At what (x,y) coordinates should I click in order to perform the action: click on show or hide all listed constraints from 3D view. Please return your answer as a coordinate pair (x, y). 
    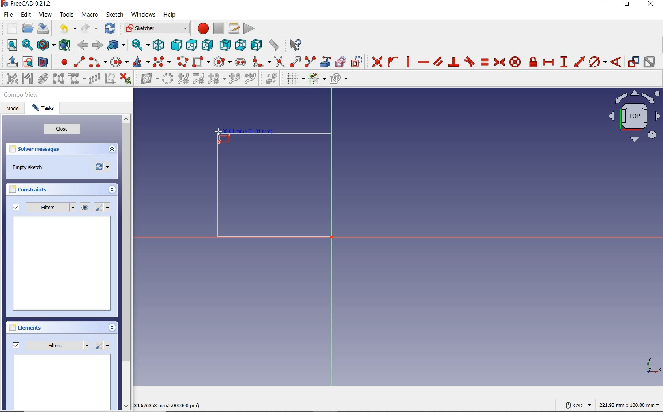
    Looking at the image, I should click on (86, 208).